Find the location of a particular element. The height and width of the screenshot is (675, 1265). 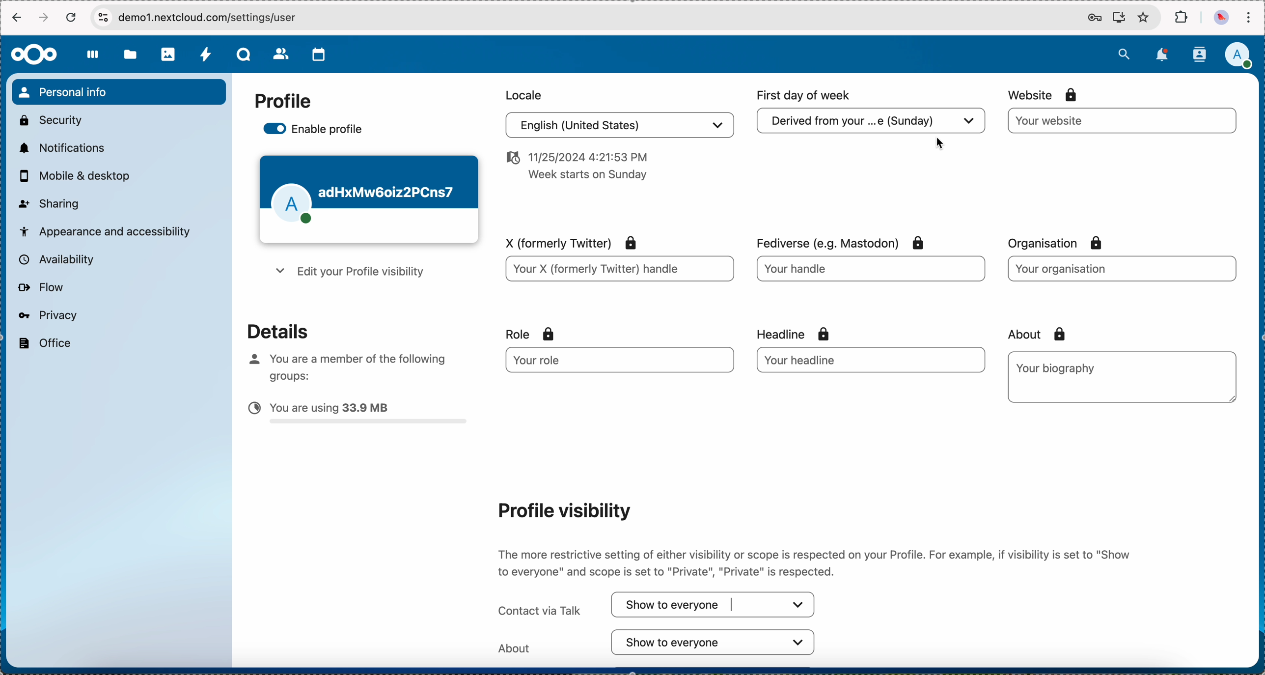

calendar is located at coordinates (319, 55).